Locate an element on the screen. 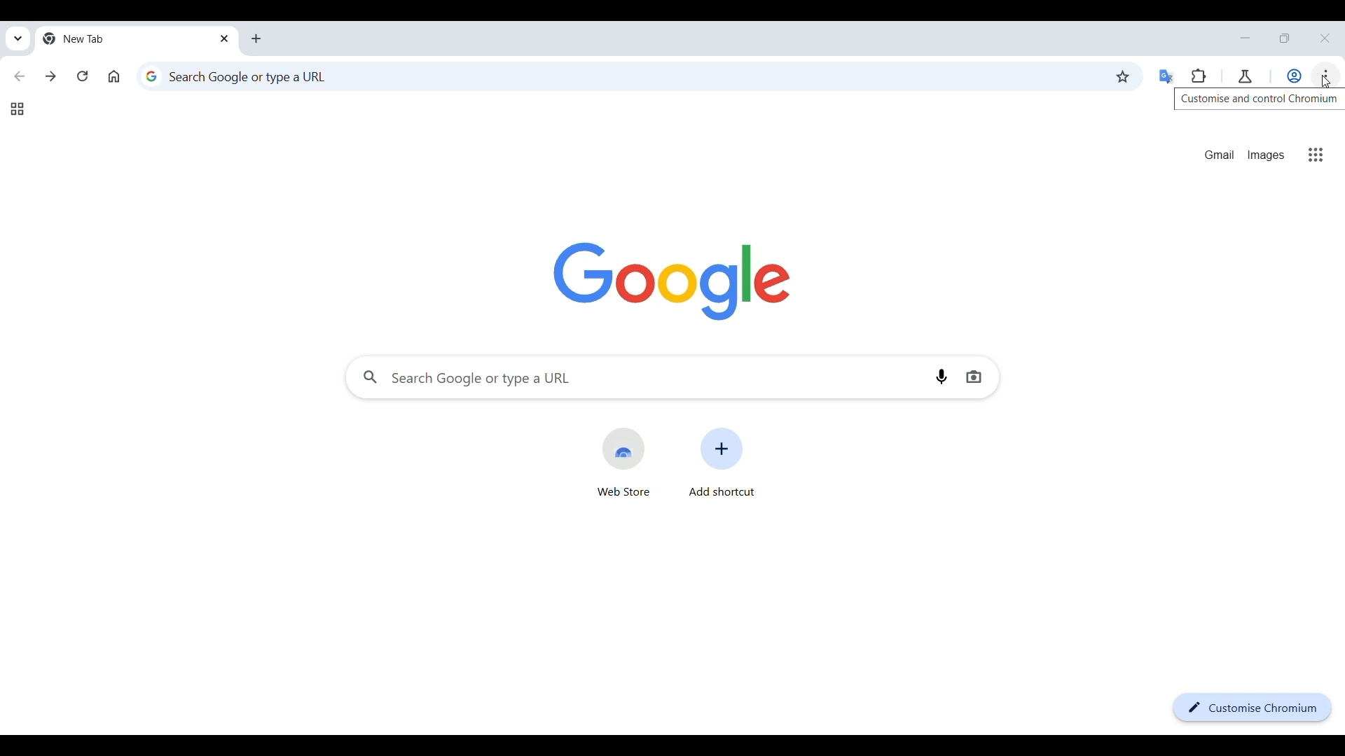  Cursor is located at coordinates (1327, 83).